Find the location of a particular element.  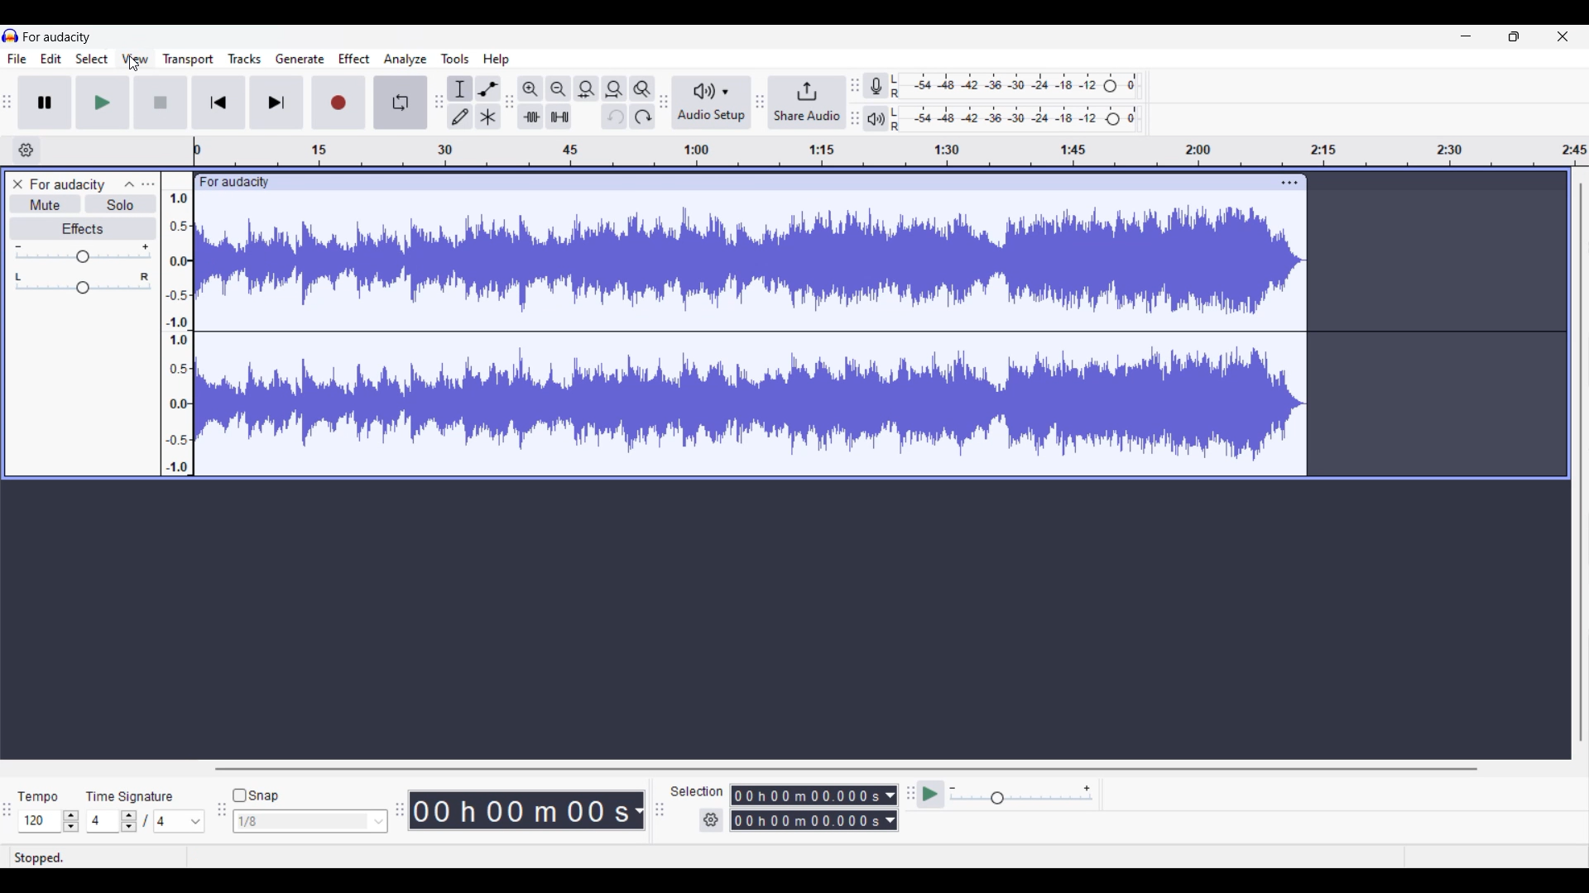

Analyze is located at coordinates (406, 60).